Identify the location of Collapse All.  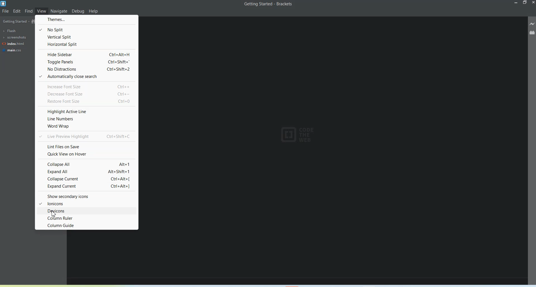
(86, 164).